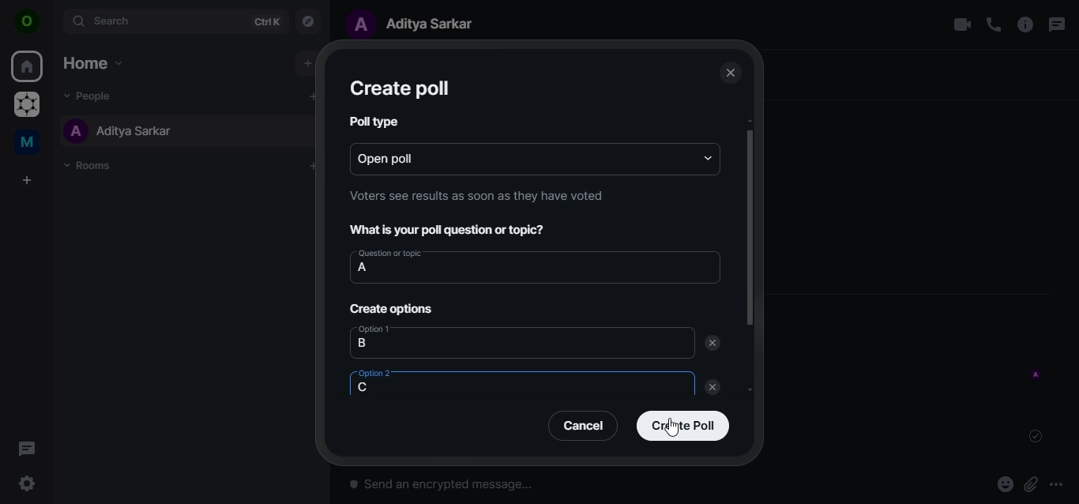  I want to click on room options, so click(1026, 26).